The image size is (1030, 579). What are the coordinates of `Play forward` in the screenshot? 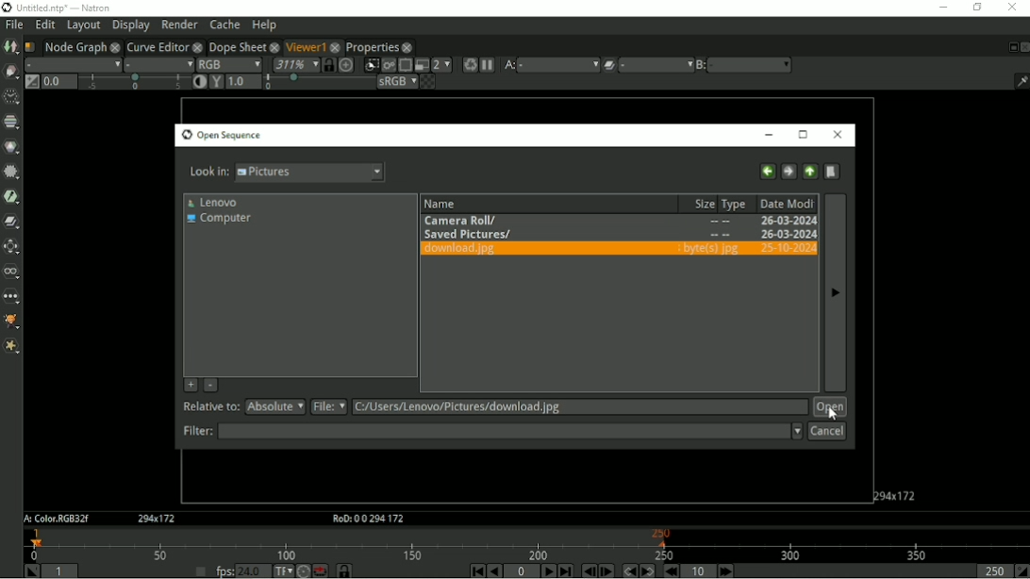 It's located at (547, 571).